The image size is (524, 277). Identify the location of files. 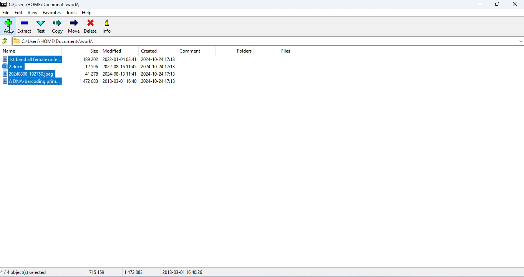
(286, 51).